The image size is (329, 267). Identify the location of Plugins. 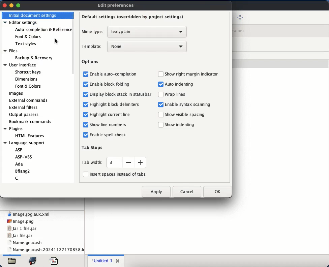
(13, 128).